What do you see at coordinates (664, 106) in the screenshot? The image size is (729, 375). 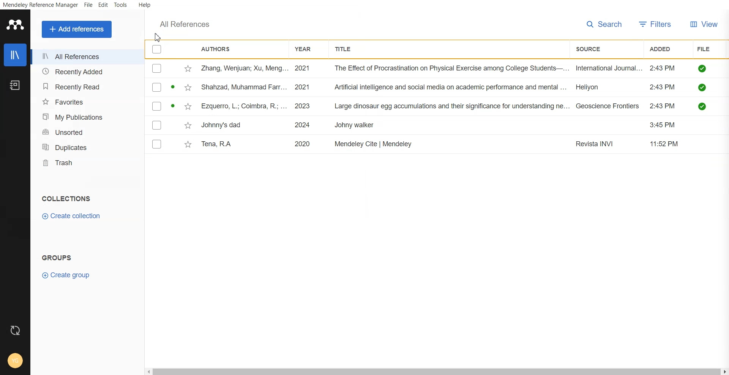 I see `2:43PM` at bounding box center [664, 106].